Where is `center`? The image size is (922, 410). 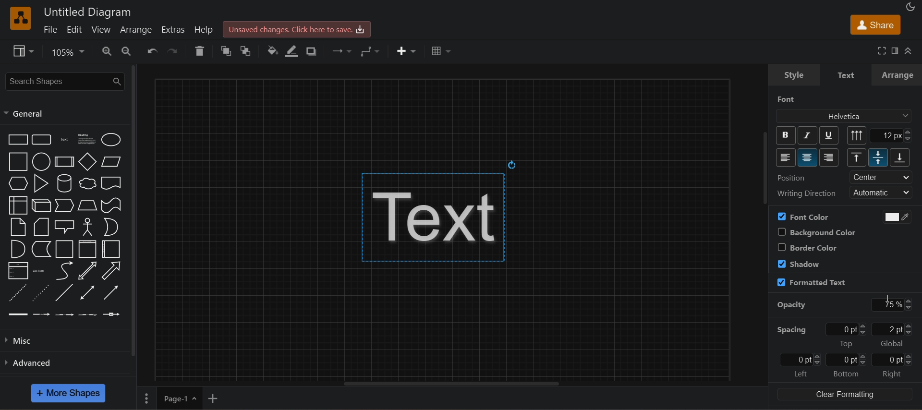
center is located at coordinates (881, 177).